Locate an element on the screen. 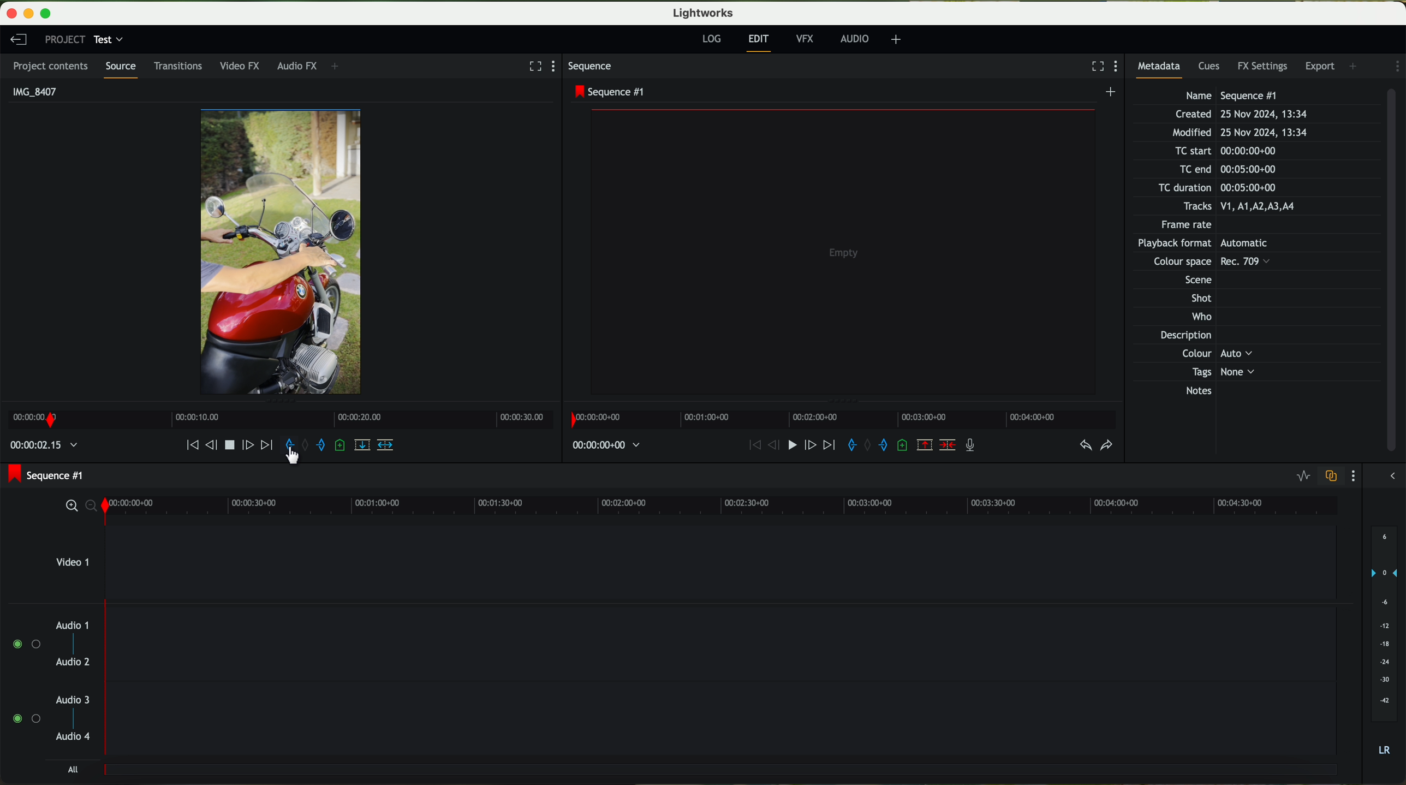 The height and width of the screenshot is (785, 1406). Created is located at coordinates (1241, 115).